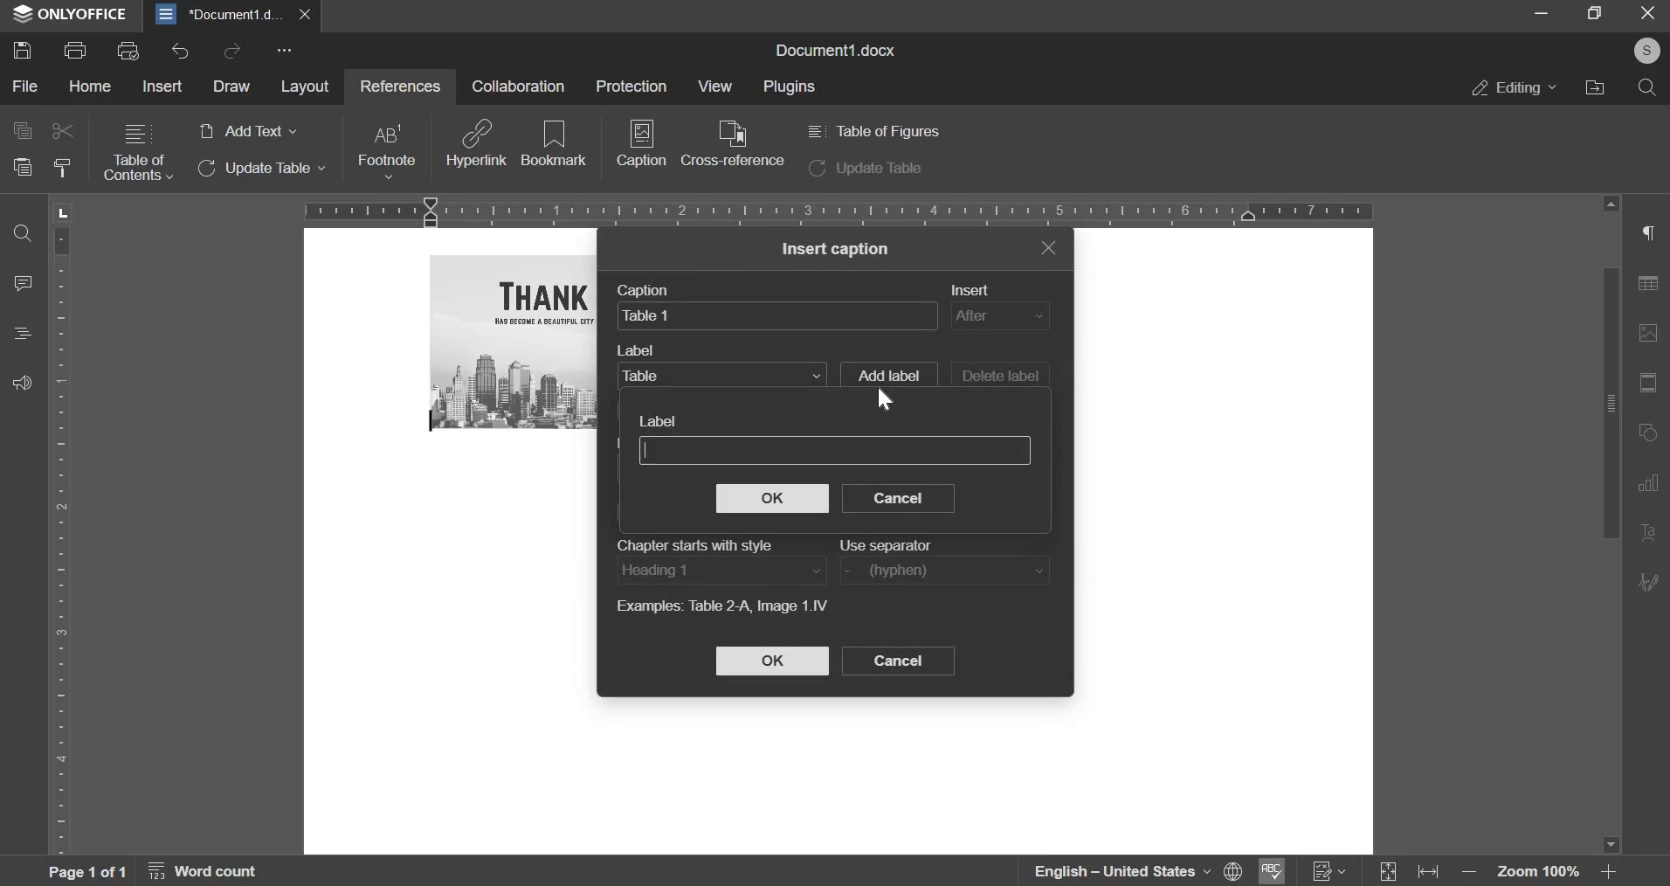  What do you see at coordinates (839, 48) in the screenshot?
I see `document1.docx` at bounding box center [839, 48].